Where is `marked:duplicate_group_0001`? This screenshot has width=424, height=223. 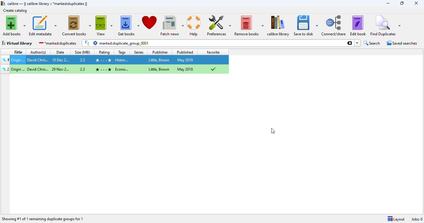
marked:duplicate_group_0001 is located at coordinates (218, 43).